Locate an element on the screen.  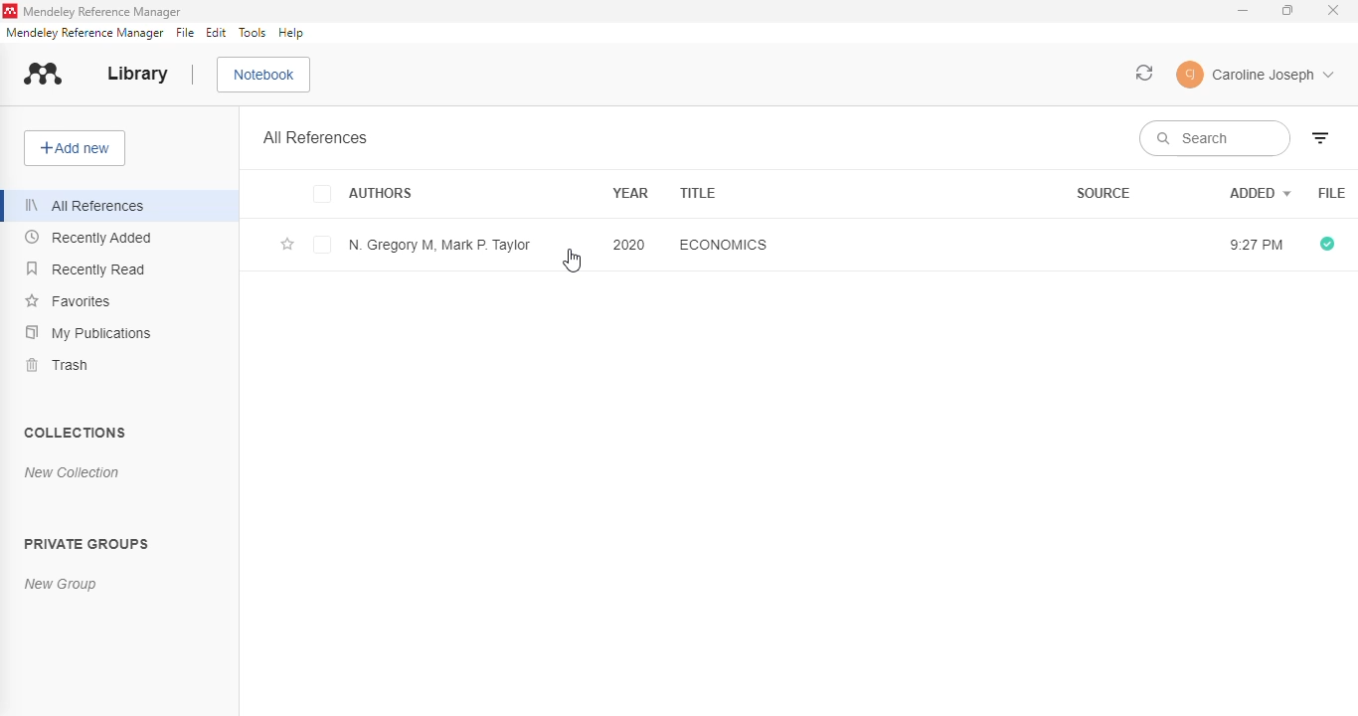
close is located at coordinates (1333, 10).